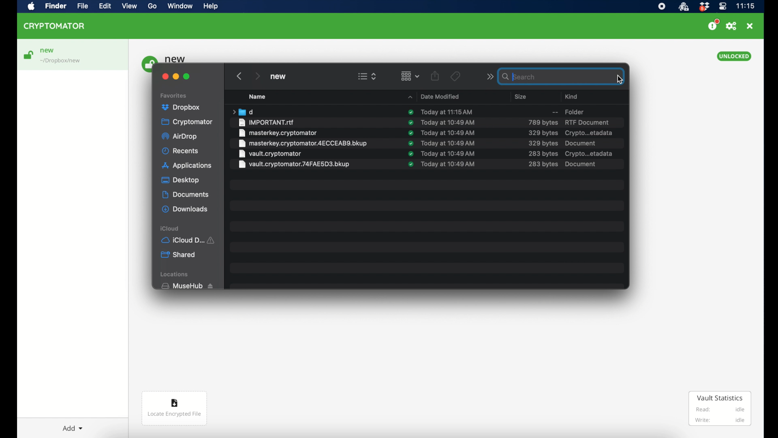 This screenshot has width=778, height=438. What do you see at coordinates (410, 97) in the screenshot?
I see `name dropdown` at bounding box center [410, 97].